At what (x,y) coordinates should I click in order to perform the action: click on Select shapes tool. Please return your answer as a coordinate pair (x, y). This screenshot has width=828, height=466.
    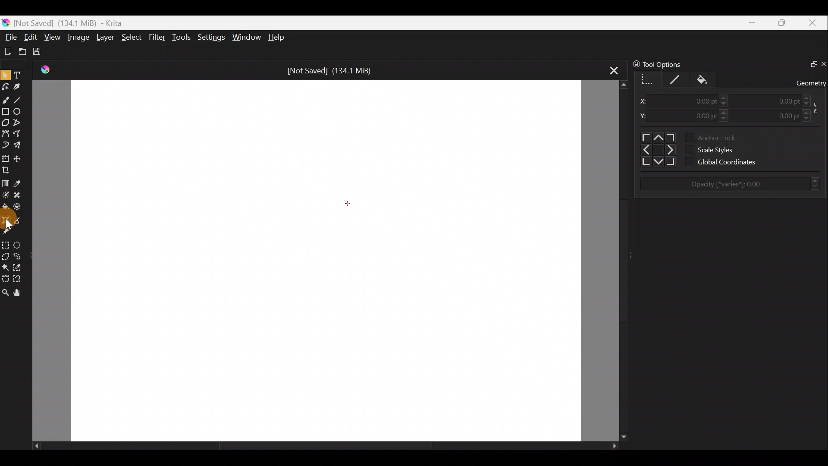
    Looking at the image, I should click on (6, 73).